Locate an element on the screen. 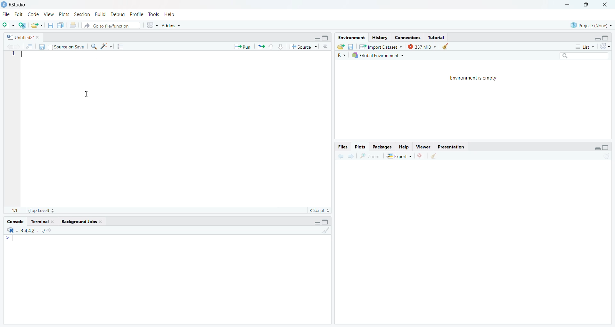 This screenshot has width=615, height=327. go back to the next source location is located at coordinates (20, 47).